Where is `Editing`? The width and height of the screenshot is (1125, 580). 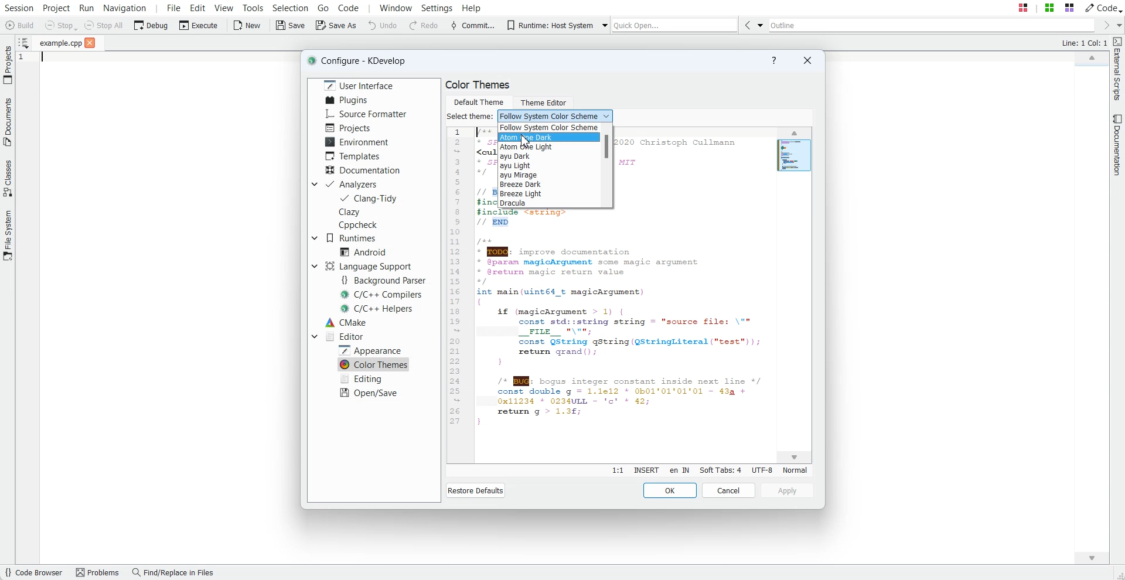
Editing is located at coordinates (363, 378).